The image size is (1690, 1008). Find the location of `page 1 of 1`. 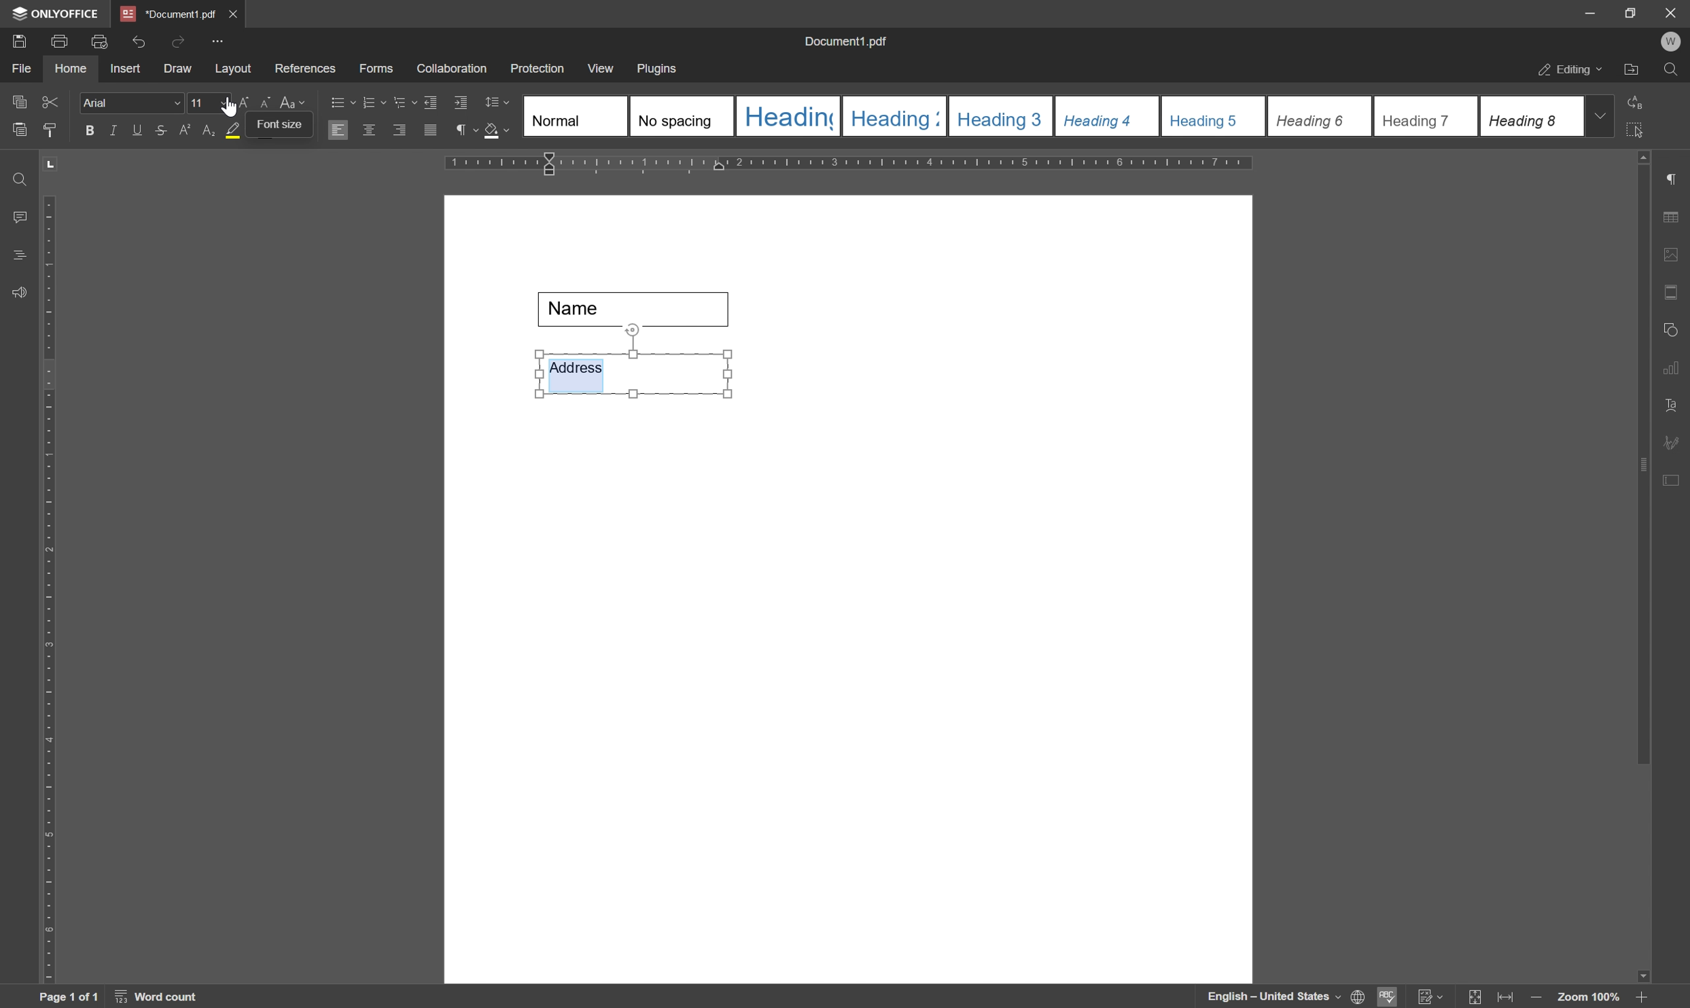

page 1 of 1 is located at coordinates (68, 997).